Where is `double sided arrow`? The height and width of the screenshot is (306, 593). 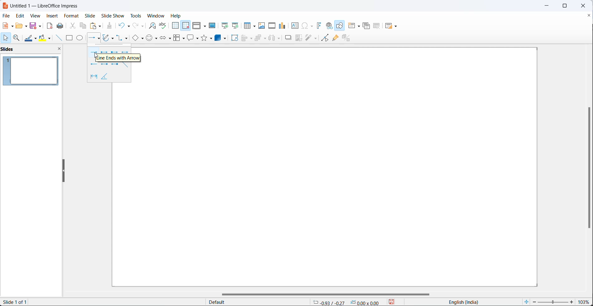 double sided arrow is located at coordinates (125, 52).